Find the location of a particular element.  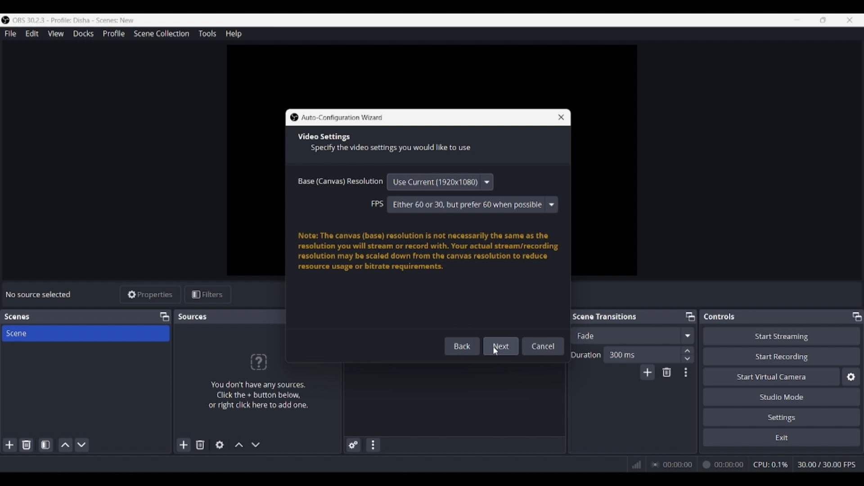

Software and project name is located at coordinates (77, 20).